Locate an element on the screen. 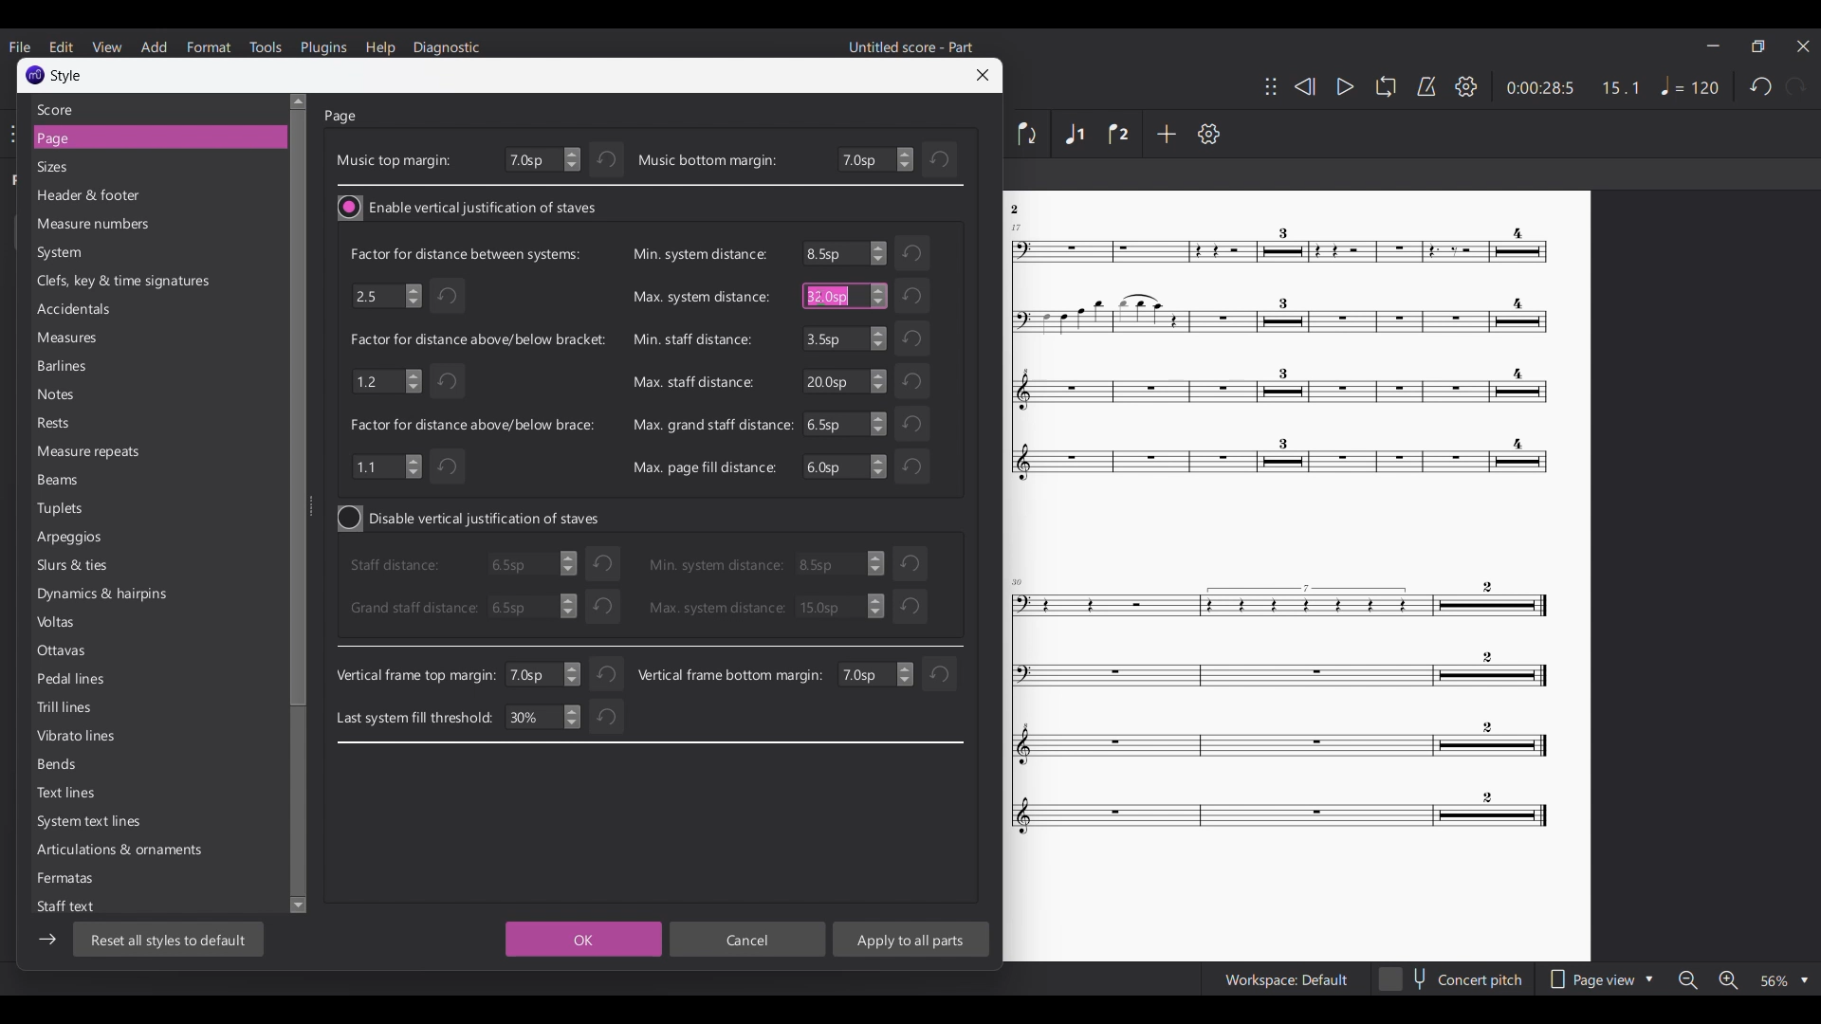 The image size is (1821, 1024). Min. staff distance is located at coordinates (691, 338).